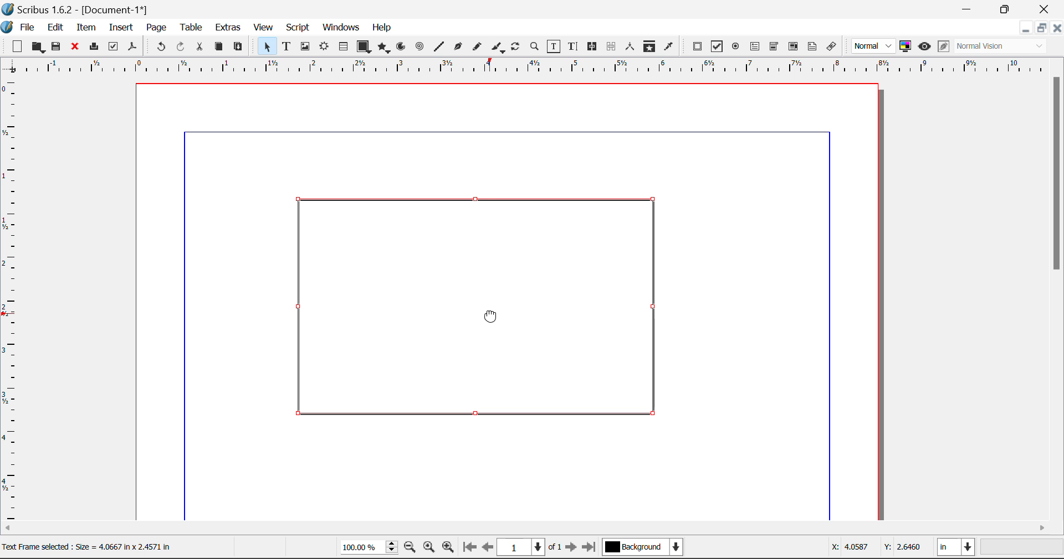 The image size is (1064, 559). Describe the element at coordinates (55, 27) in the screenshot. I see `Edit` at that location.